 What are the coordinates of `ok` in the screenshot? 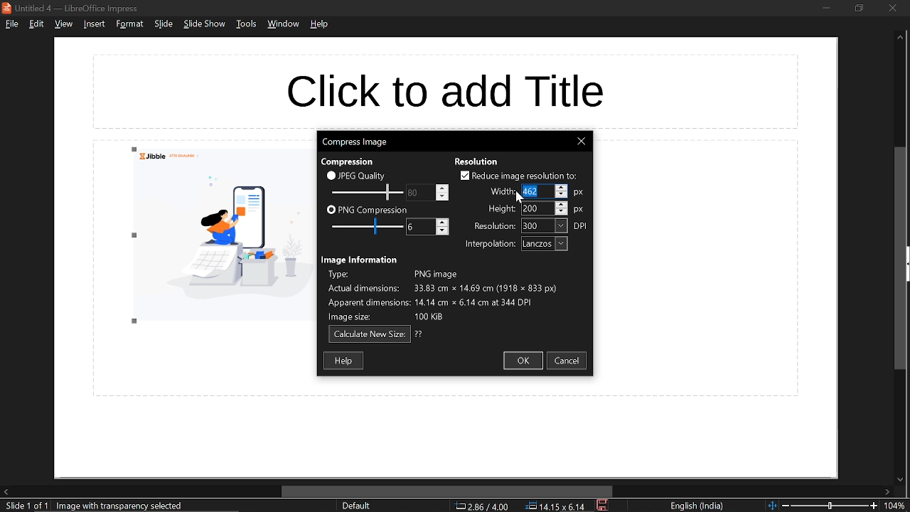 It's located at (523, 361).